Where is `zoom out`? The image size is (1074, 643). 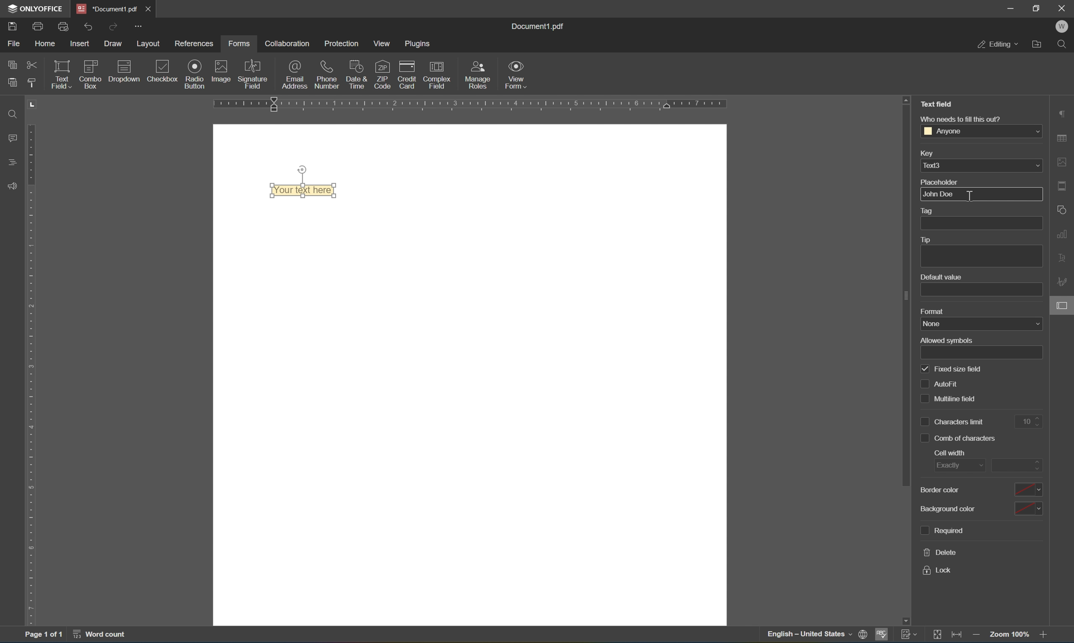 zoom out is located at coordinates (977, 637).